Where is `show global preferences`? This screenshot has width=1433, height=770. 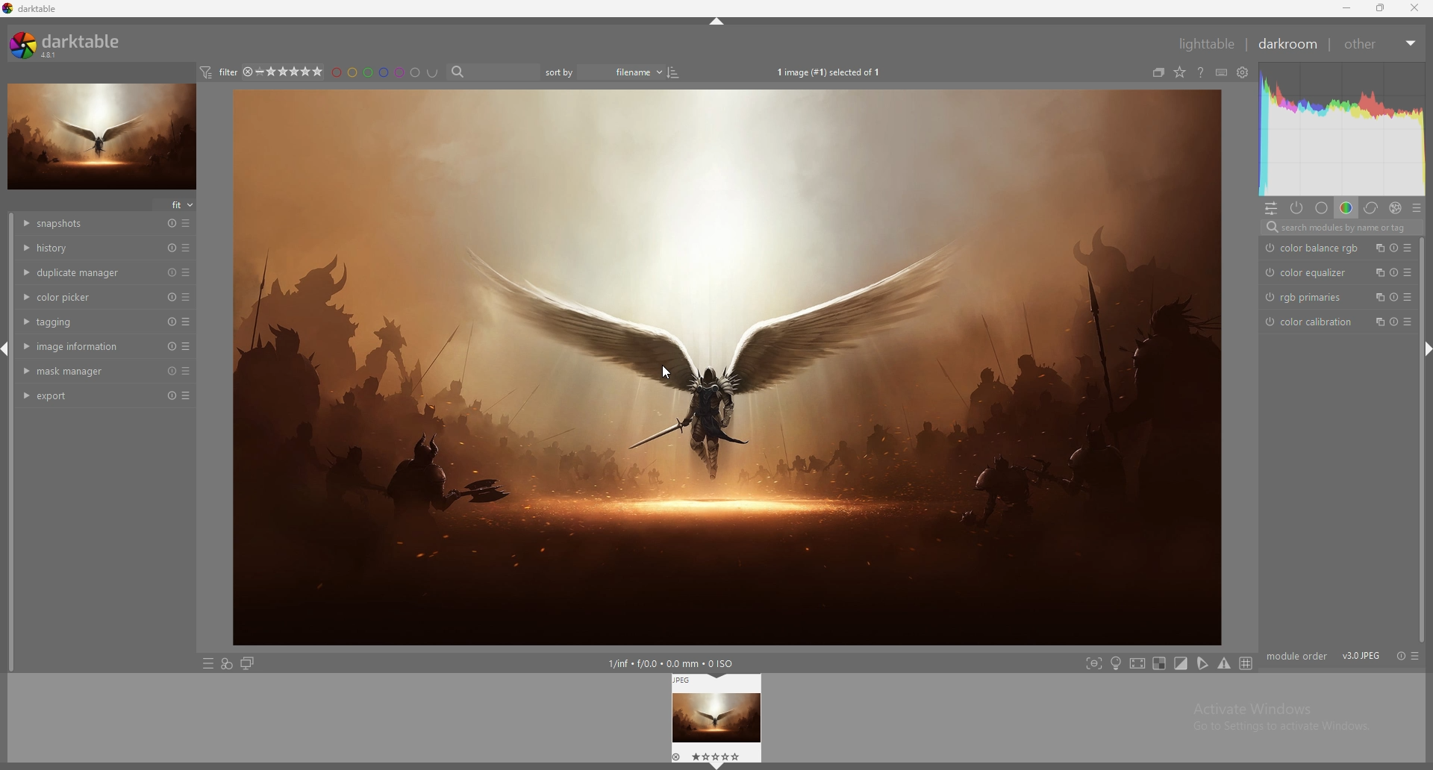
show global preferences is located at coordinates (1244, 71).